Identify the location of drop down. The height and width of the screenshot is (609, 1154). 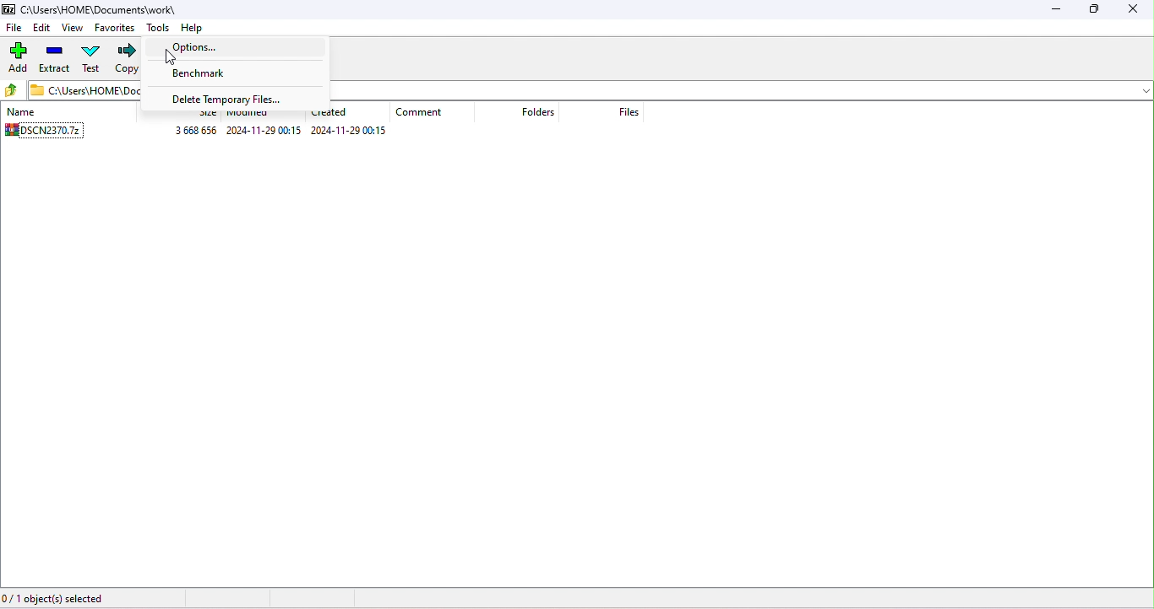
(1141, 90).